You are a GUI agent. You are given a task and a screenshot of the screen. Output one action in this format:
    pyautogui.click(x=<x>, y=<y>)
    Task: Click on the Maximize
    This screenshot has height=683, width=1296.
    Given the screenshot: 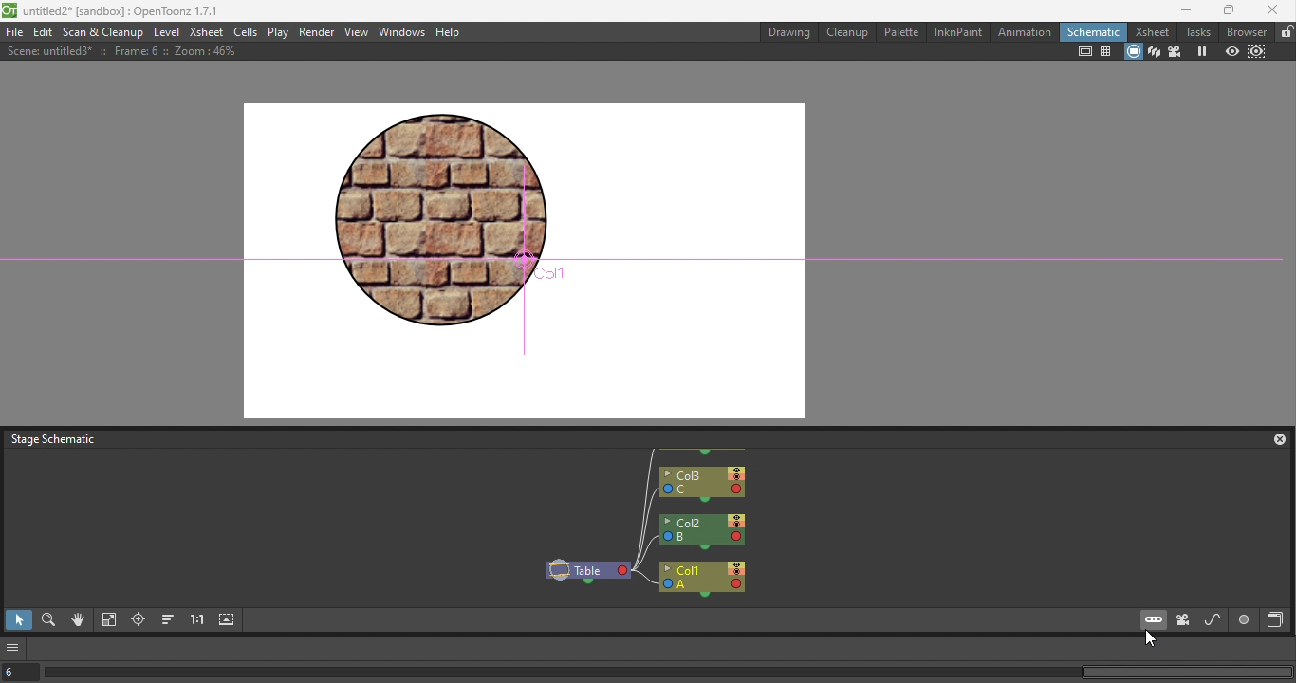 What is the action you would take?
    pyautogui.click(x=1222, y=9)
    